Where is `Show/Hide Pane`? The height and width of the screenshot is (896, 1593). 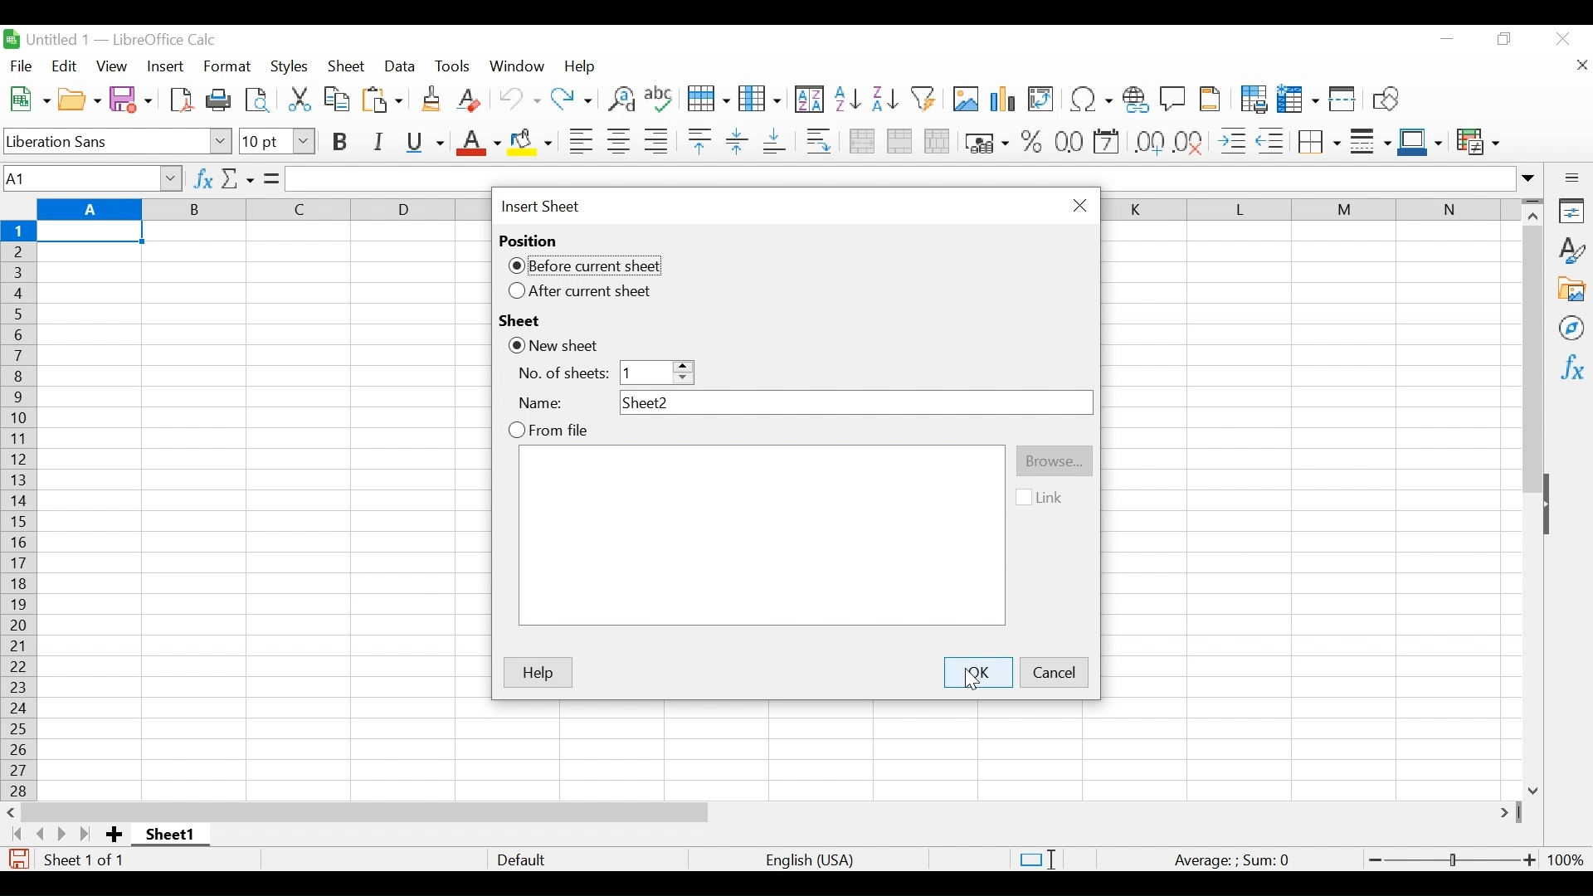
Show/Hide Pane is located at coordinates (1555, 506).